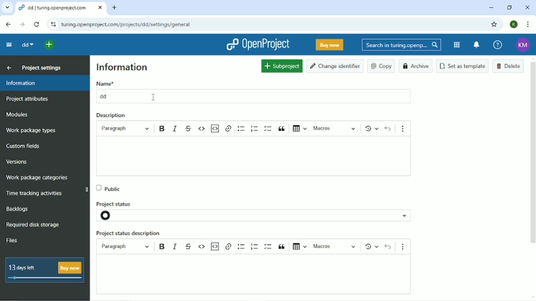 This screenshot has height=301, width=536. What do you see at coordinates (45, 271) in the screenshot?
I see `13 days left buy now` at bounding box center [45, 271].